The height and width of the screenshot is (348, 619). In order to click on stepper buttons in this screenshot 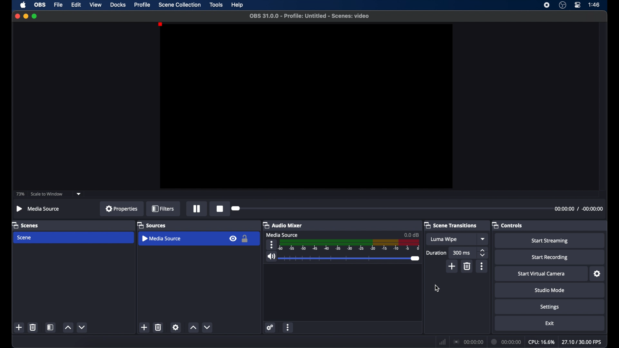, I will do `click(483, 253)`.